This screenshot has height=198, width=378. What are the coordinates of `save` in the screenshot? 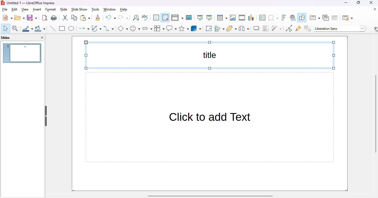 It's located at (32, 18).